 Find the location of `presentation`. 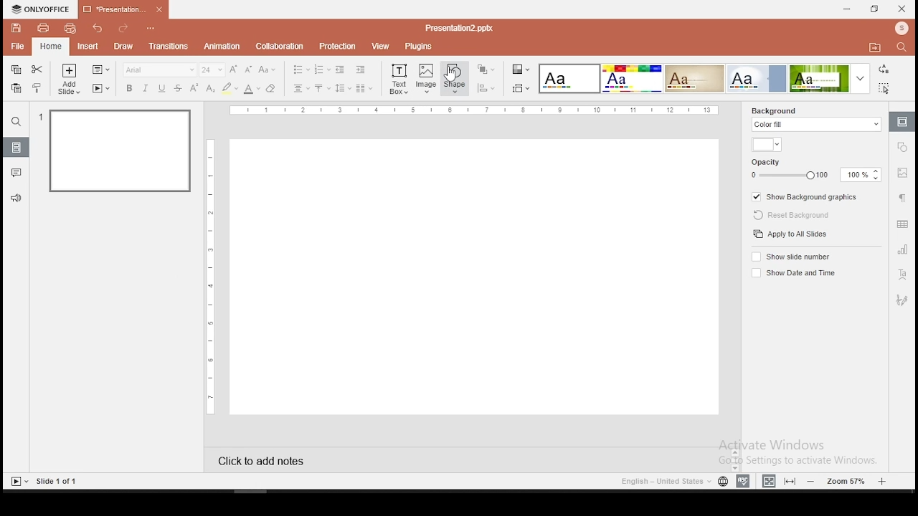

presentation is located at coordinates (123, 9).